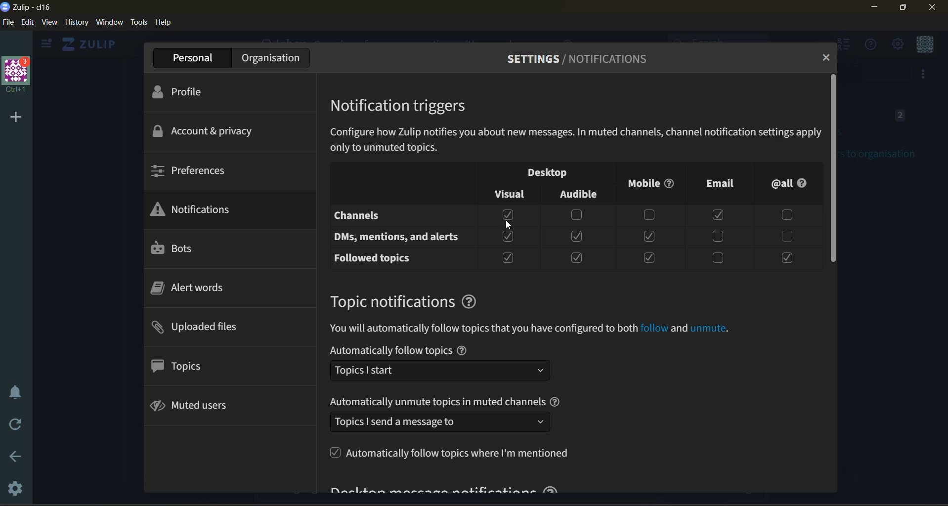  What do you see at coordinates (575, 140) in the screenshot?
I see `Descriptions ` at bounding box center [575, 140].